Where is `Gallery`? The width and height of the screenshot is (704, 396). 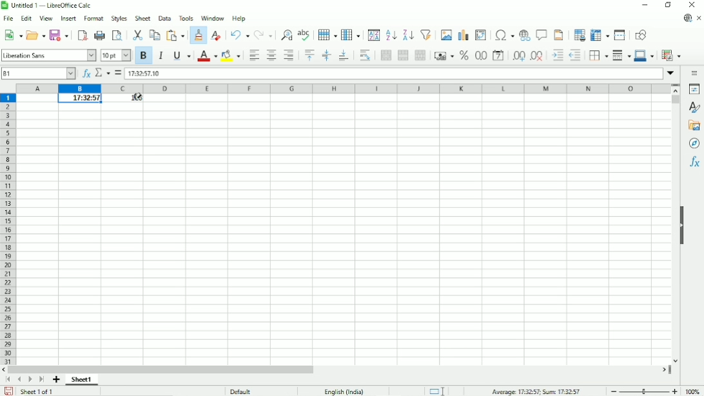 Gallery is located at coordinates (693, 126).